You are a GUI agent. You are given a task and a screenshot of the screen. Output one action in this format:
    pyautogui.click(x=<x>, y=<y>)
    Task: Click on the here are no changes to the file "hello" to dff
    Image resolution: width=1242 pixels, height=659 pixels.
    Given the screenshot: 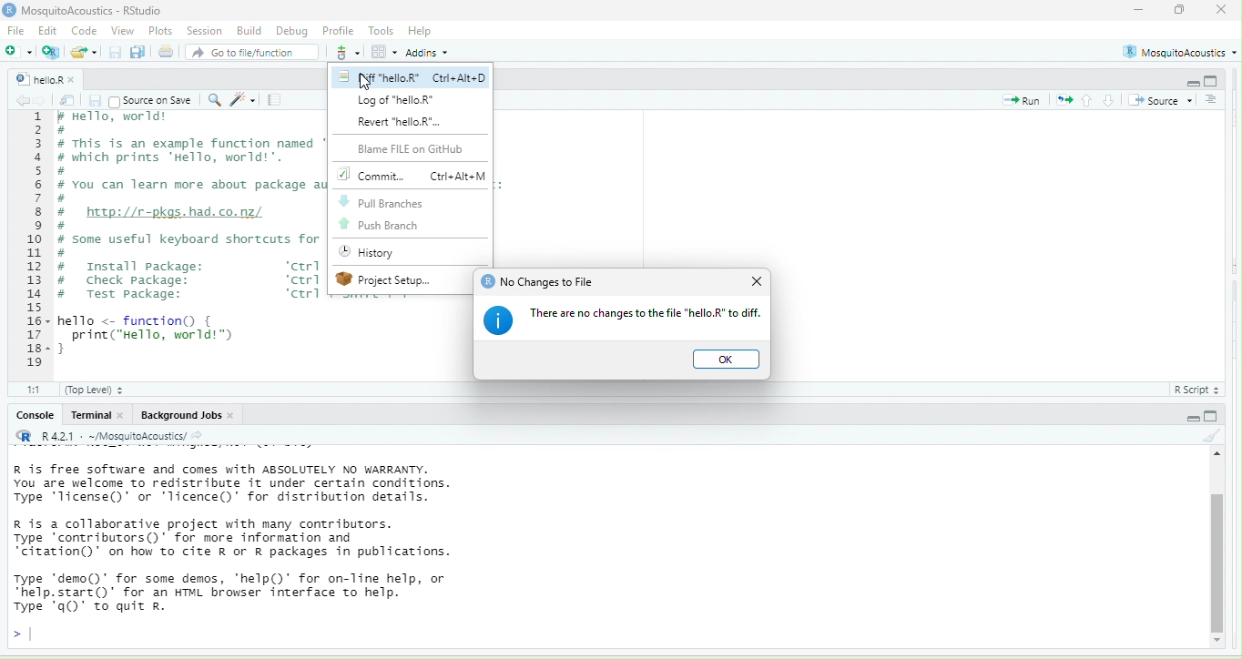 What is the action you would take?
    pyautogui.click(x=643, y=316)
    